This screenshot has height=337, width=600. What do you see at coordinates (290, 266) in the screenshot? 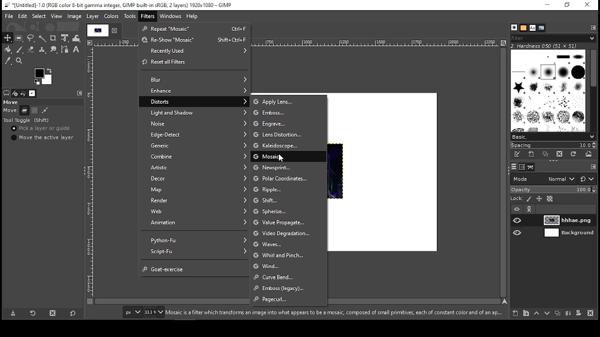
I see `wind` at bounding box center [290, 266].